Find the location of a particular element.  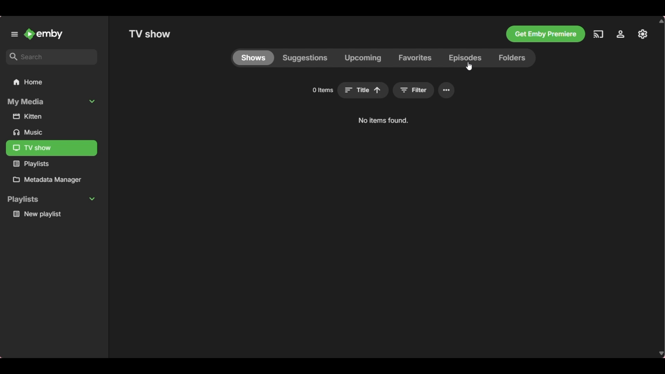

Description of current selection is located at coordinates (382, 120).